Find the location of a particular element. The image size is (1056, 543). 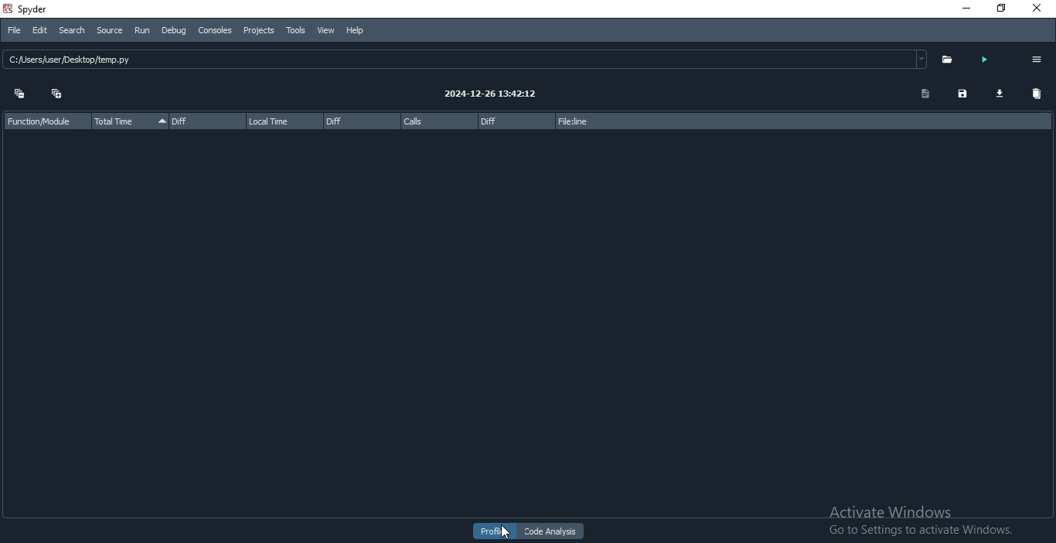

open folder is located at coordinates (950, 57).